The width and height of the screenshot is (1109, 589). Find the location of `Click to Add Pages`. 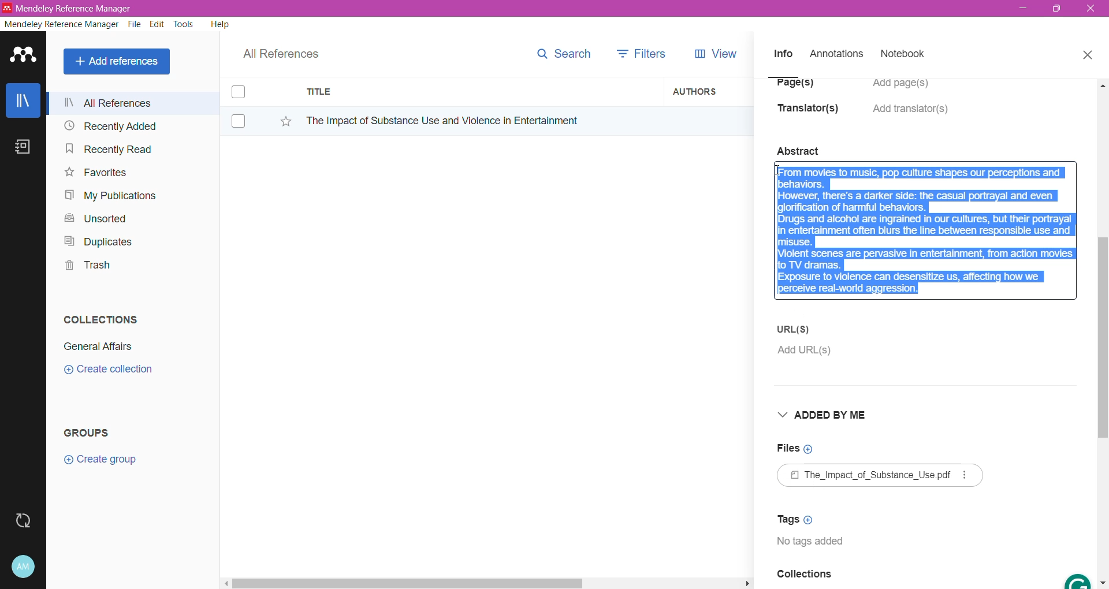

Click to Add Pages is located at coordinates (906, 89).